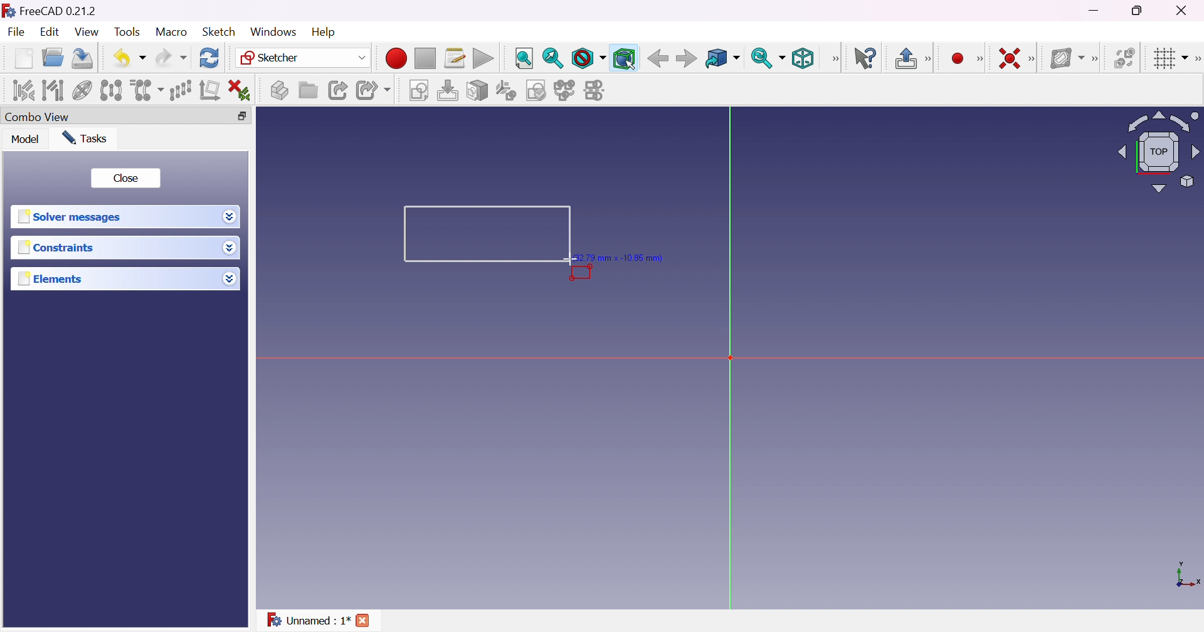 The image size is (1204, 632). I want to click on Sketcher, so click(305, 56).